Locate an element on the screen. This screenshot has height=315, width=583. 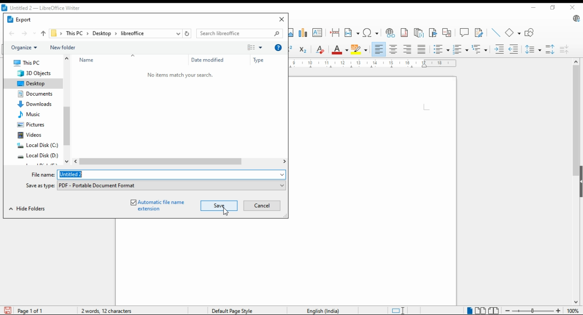
3D objects is located at coordinates (34, 73).